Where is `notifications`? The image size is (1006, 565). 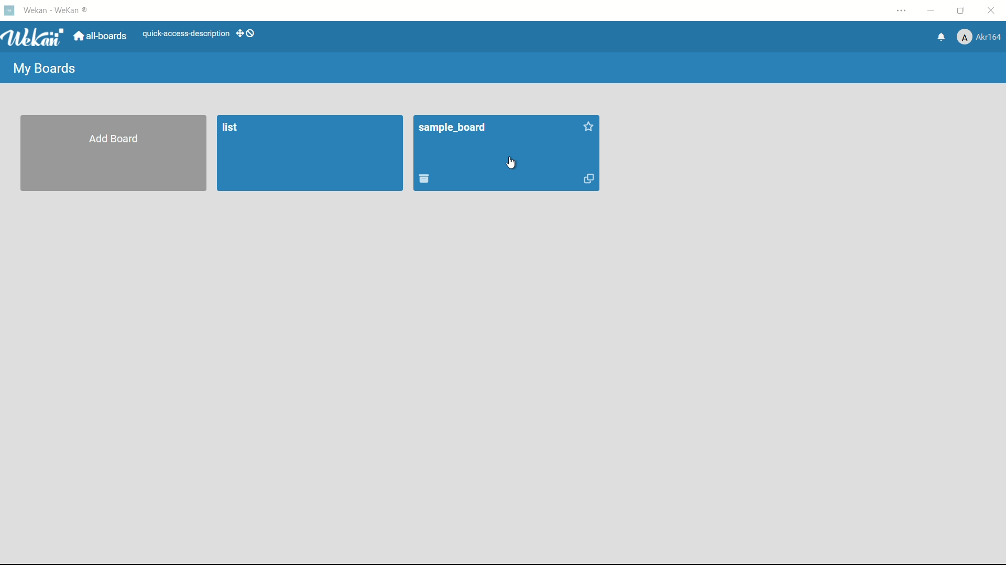 notifications is located at coordinates (939, 38).